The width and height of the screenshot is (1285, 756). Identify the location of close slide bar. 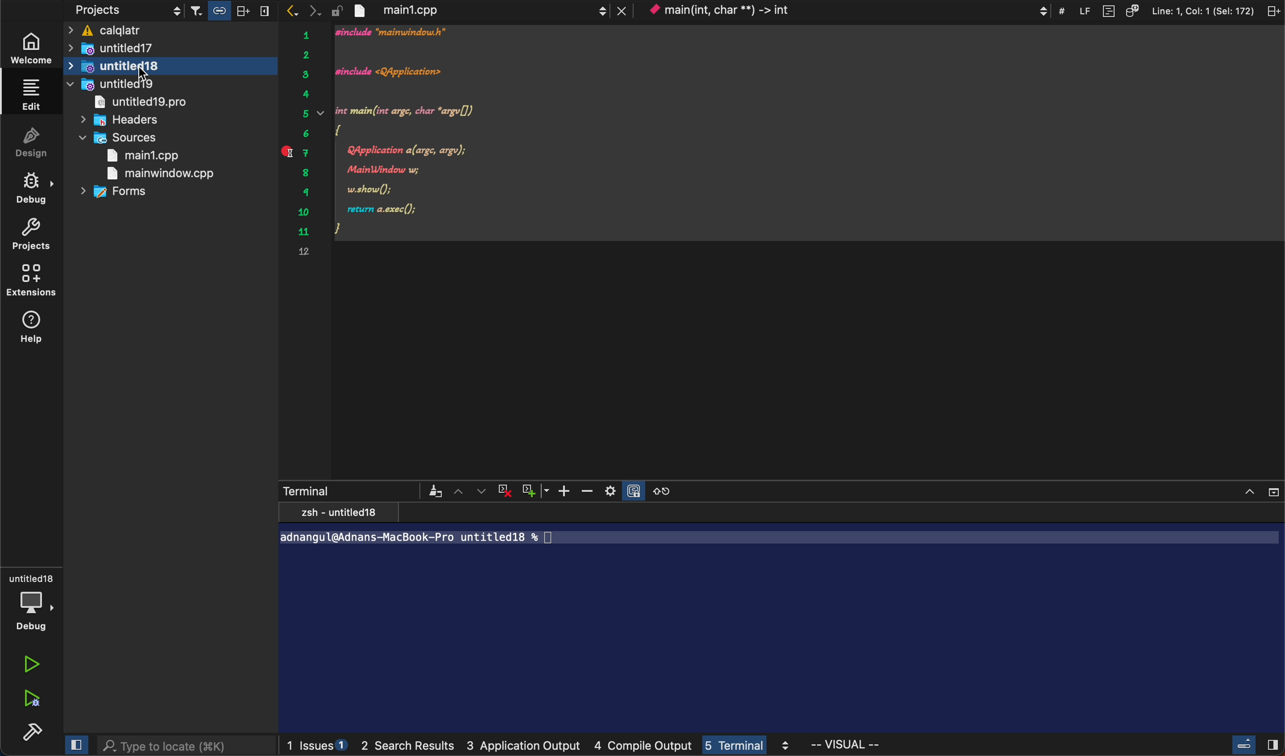
(75, 745).